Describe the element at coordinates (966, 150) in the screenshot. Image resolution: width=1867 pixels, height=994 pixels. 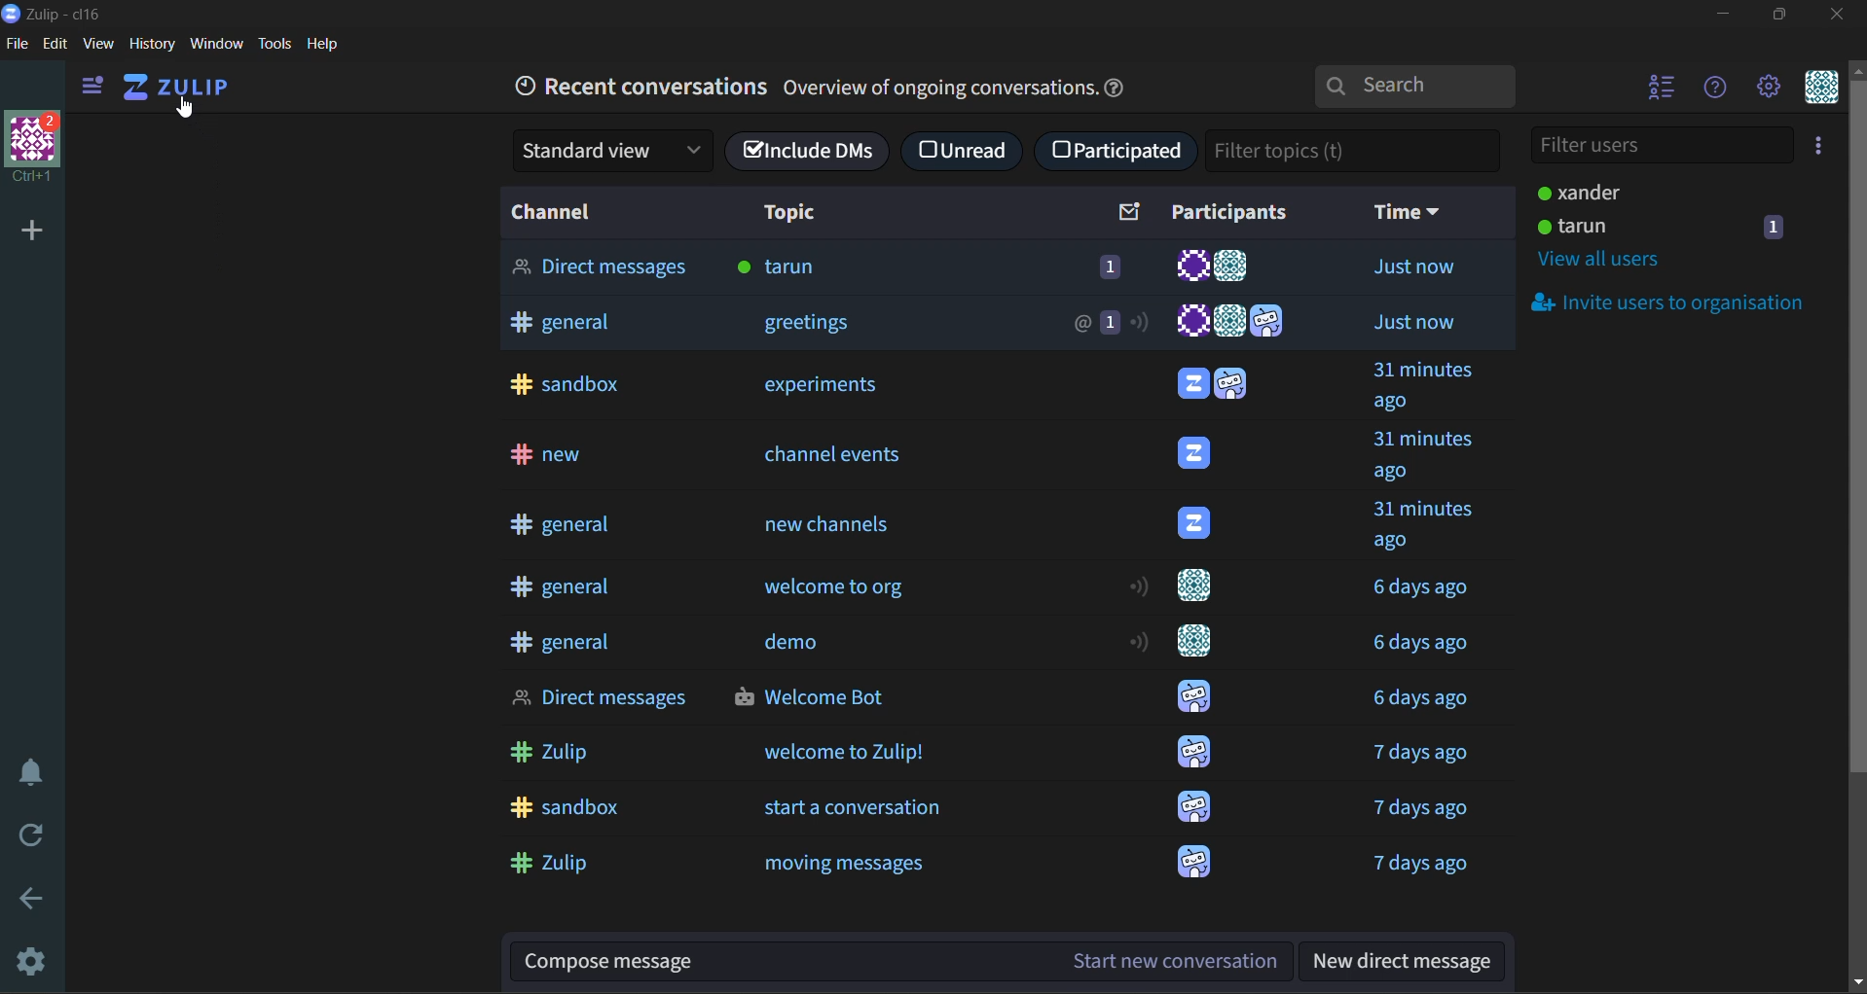
I see `unread` at that location.